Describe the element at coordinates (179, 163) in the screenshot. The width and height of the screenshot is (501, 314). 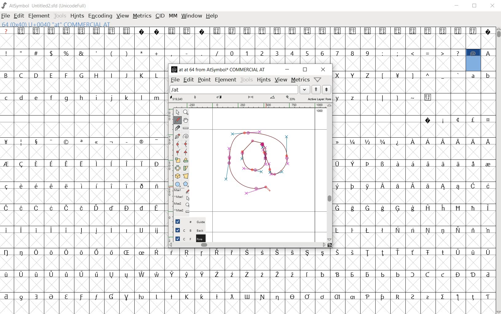
I see `editing tools` at that location.